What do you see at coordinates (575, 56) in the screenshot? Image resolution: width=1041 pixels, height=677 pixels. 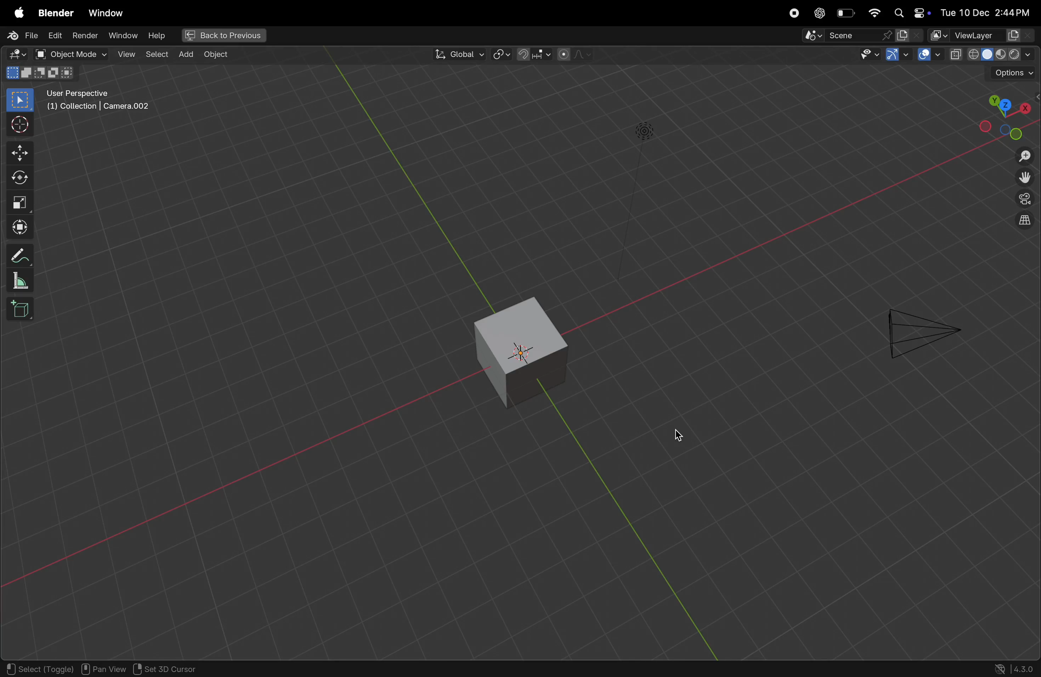 I see `proportional editing objects` at bounding box center [575, 56].